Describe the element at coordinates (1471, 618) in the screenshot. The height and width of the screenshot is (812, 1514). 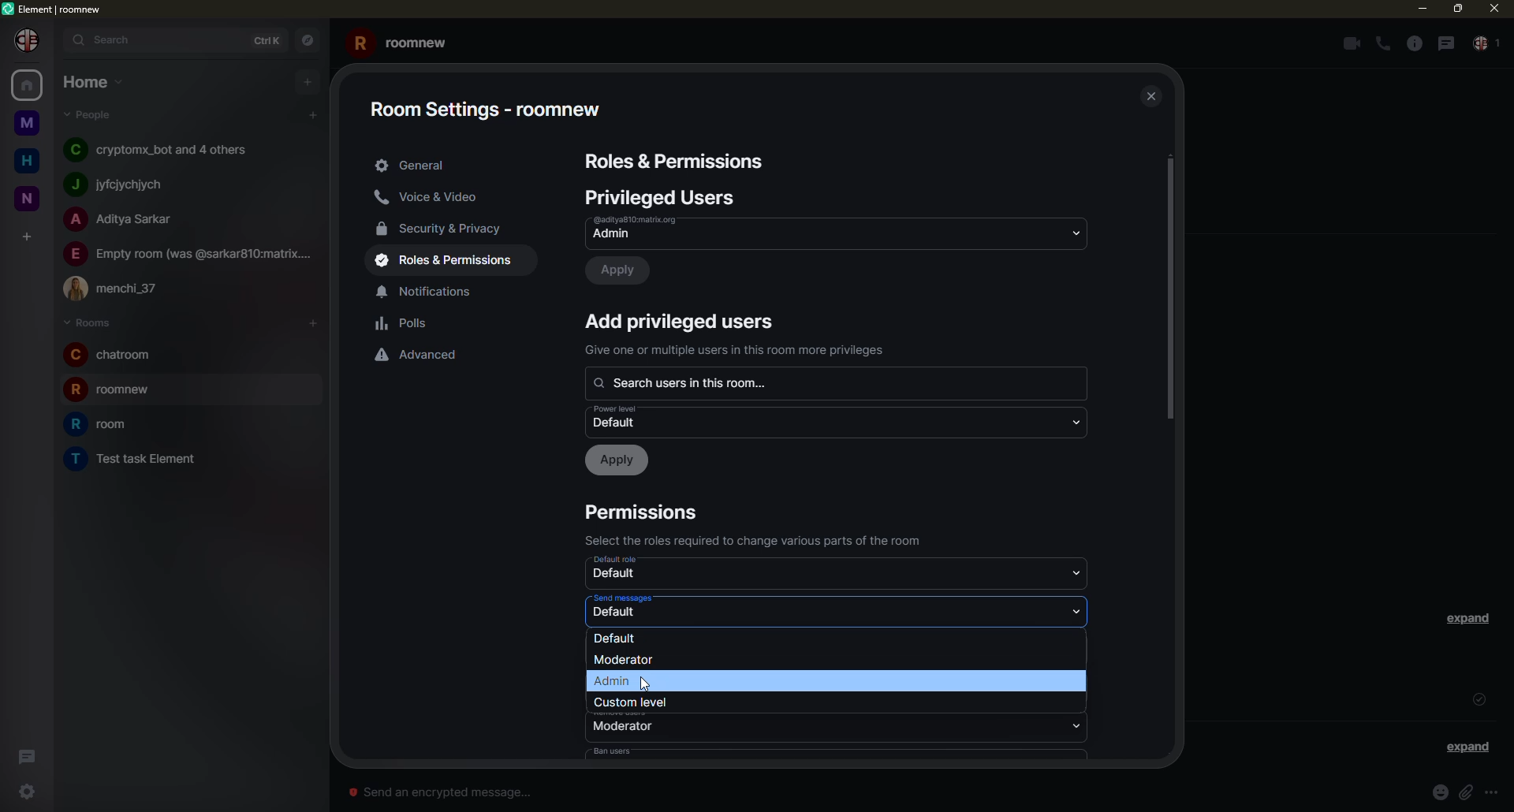
I see `expand` at that location.